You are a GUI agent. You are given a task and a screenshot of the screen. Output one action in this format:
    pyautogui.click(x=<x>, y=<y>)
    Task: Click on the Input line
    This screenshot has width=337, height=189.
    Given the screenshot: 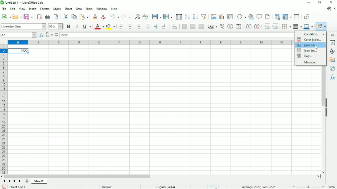 What is the action you would take?
    pyautogui.click(x=176, y=35)
    